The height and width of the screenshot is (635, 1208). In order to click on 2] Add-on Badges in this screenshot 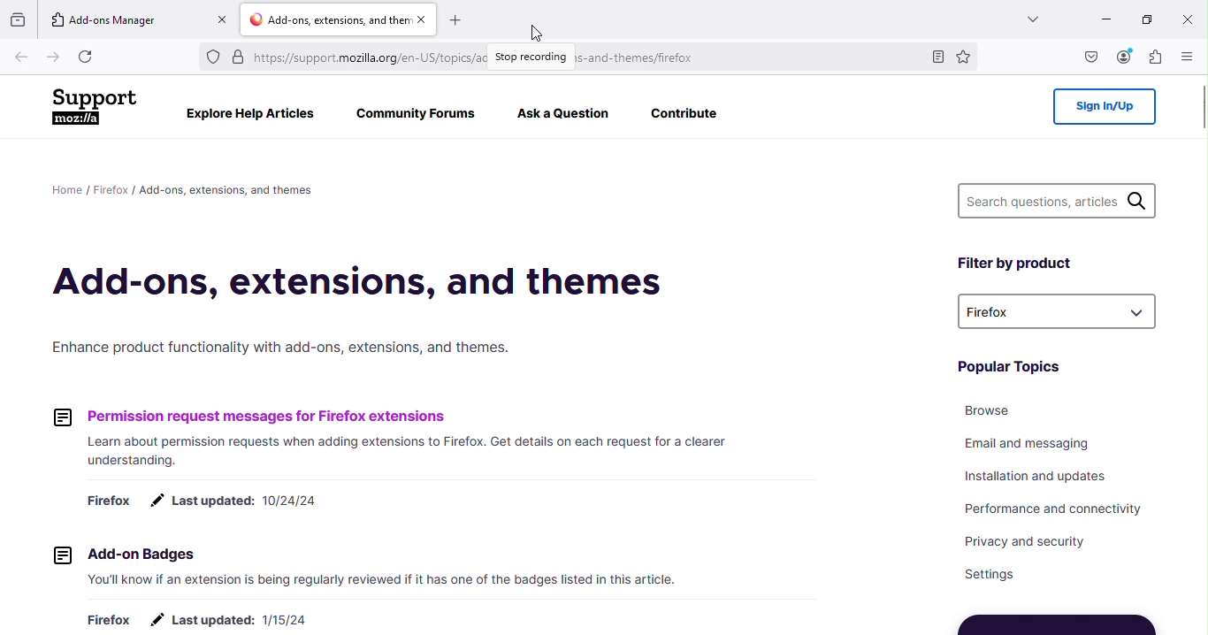, I will do `click(146, 550)`.